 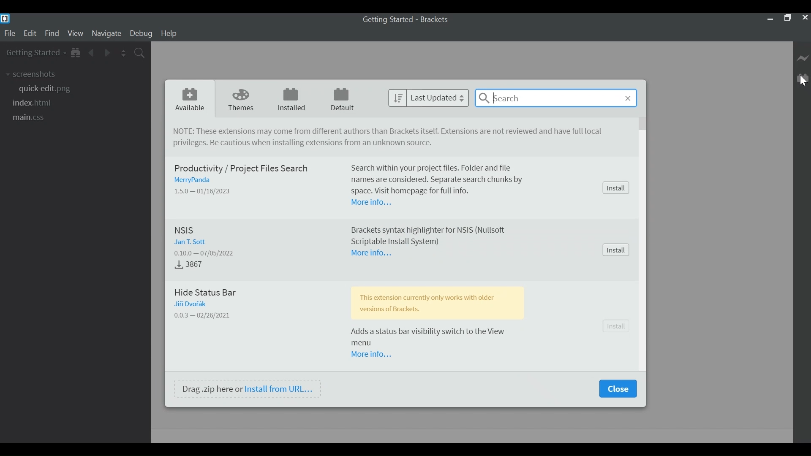 What do you see at coordinates (616, 250) in the screenshot?
I see `Install` at bounding box center [616, 250].